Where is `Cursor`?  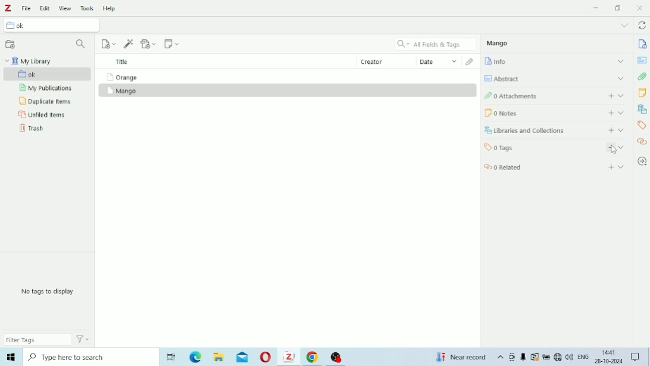
Cursor is located at coordinates (613, 150).